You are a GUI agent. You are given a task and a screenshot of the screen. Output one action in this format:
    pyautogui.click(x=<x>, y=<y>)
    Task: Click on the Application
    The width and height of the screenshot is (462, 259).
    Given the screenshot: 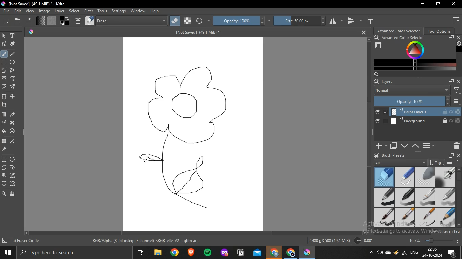 What is the action you would take?
    pyautogui.click(x=157, y=253)
    